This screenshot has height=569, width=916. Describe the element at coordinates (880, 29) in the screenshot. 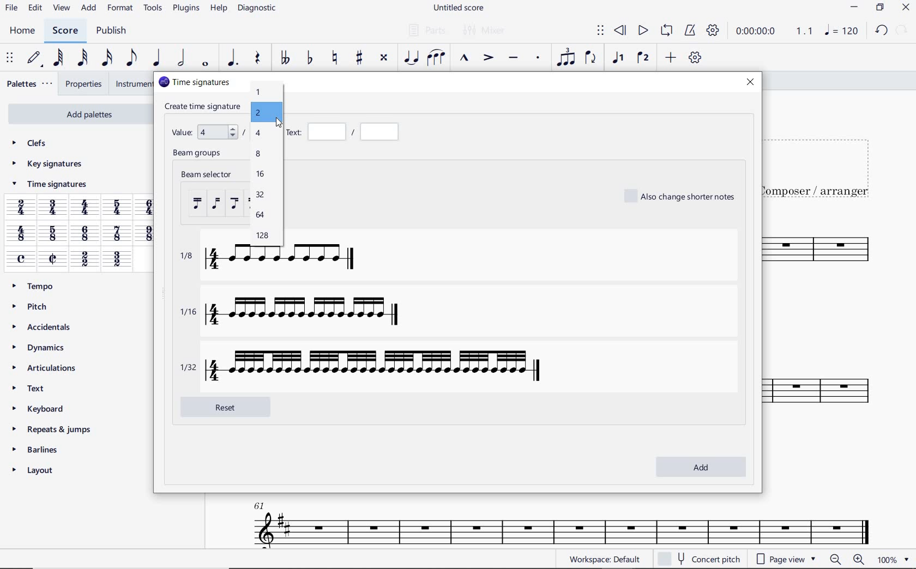

I see `UNDO` at that location.